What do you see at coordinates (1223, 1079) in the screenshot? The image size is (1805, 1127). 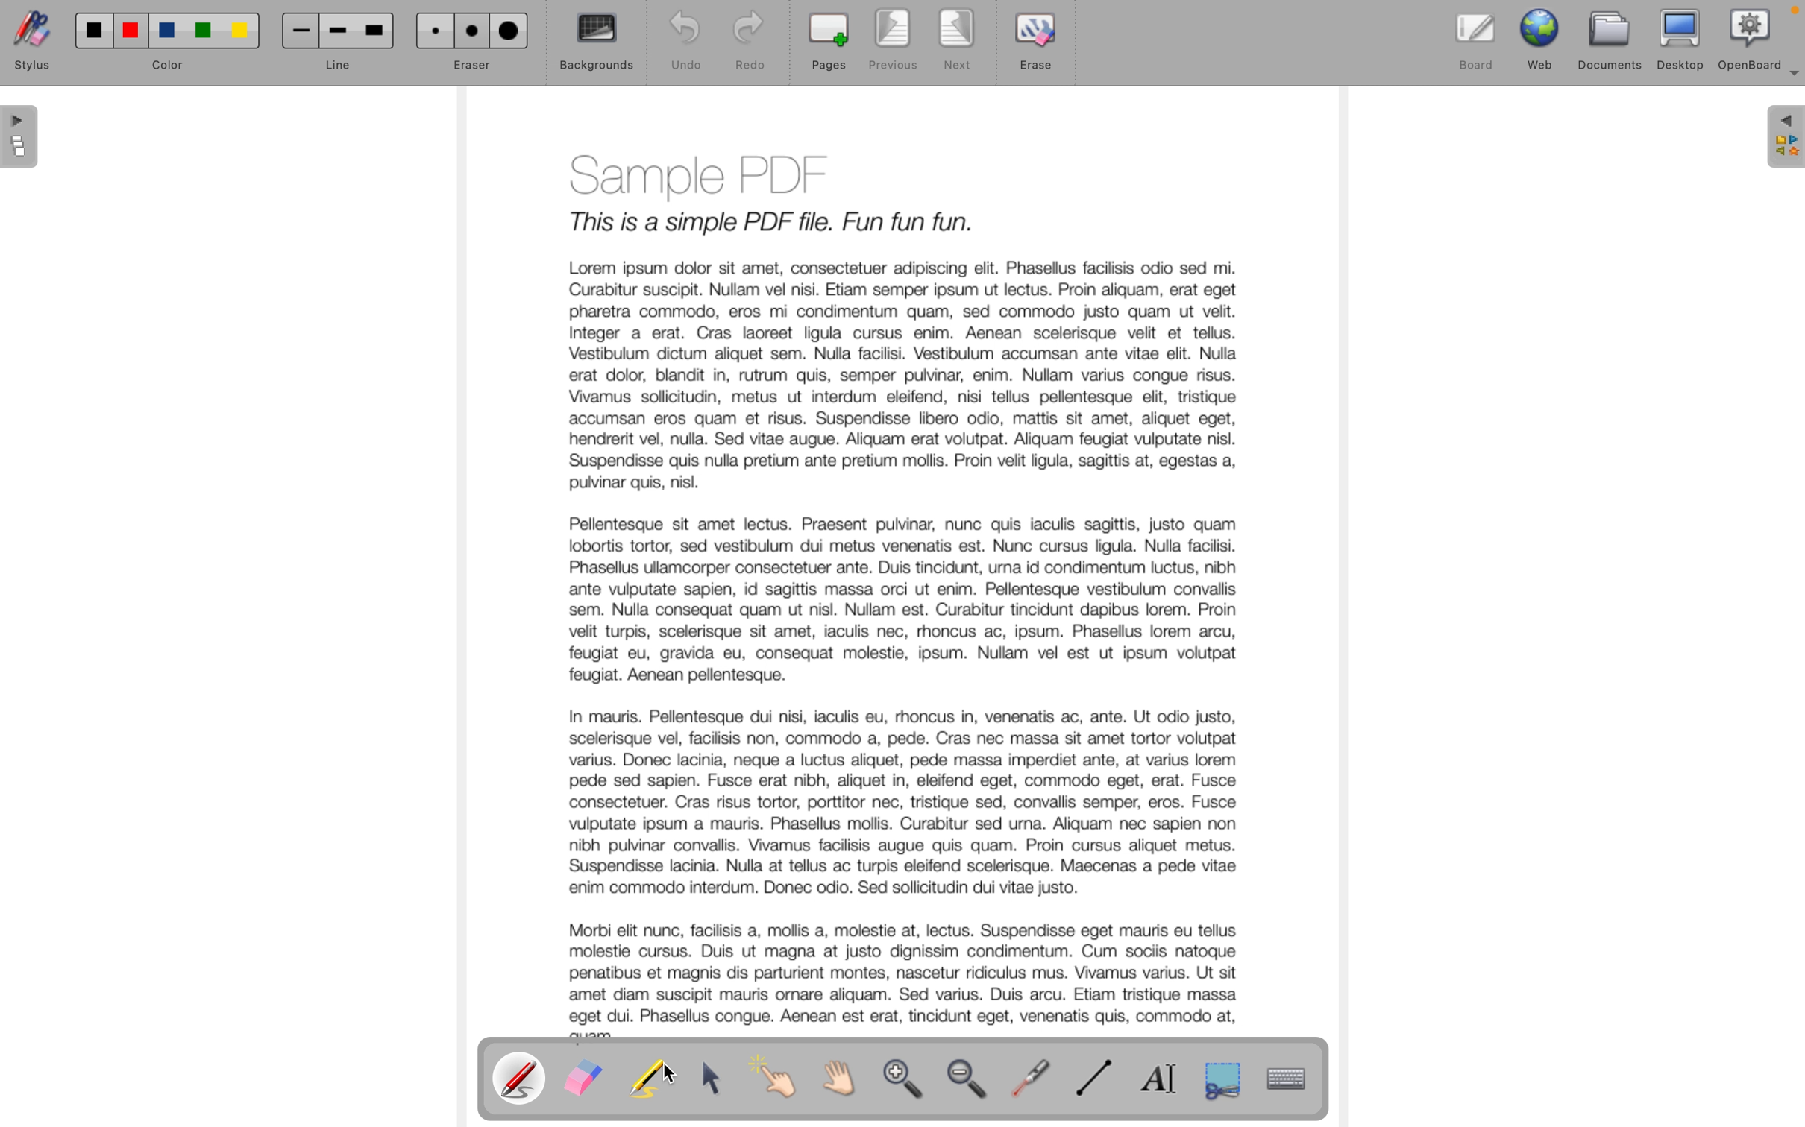 I see `capture a part of the screen` at bounding box center [1223, 1079].